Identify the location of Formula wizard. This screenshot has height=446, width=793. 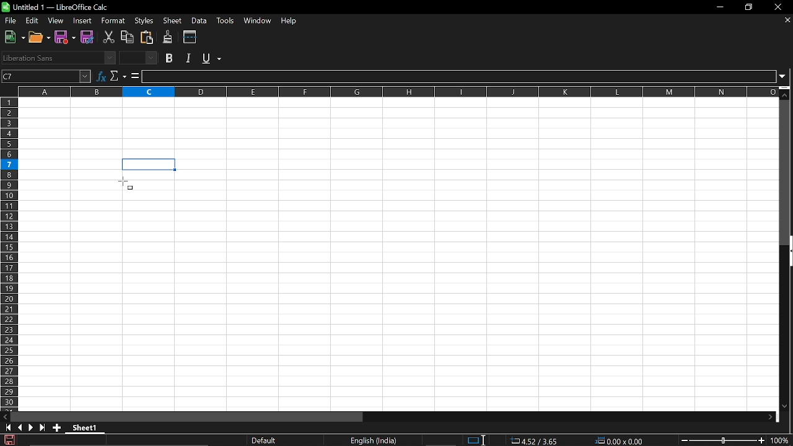
(101, 75).